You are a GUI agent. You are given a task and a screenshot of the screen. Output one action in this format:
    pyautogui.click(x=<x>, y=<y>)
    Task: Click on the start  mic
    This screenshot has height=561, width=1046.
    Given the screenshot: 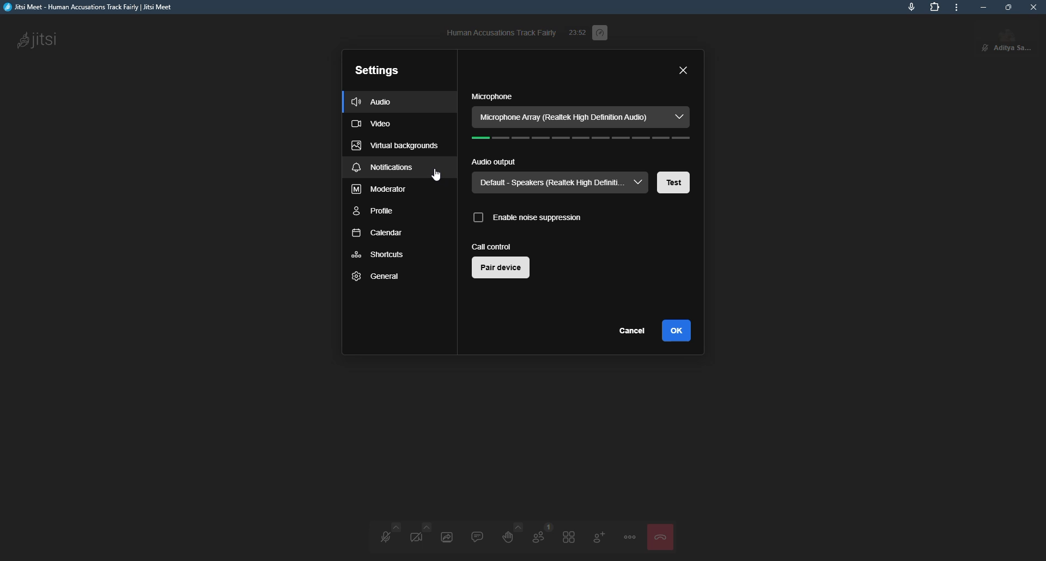 What is the action you would take?
    pyautogui.click(x=382, y=535)
    